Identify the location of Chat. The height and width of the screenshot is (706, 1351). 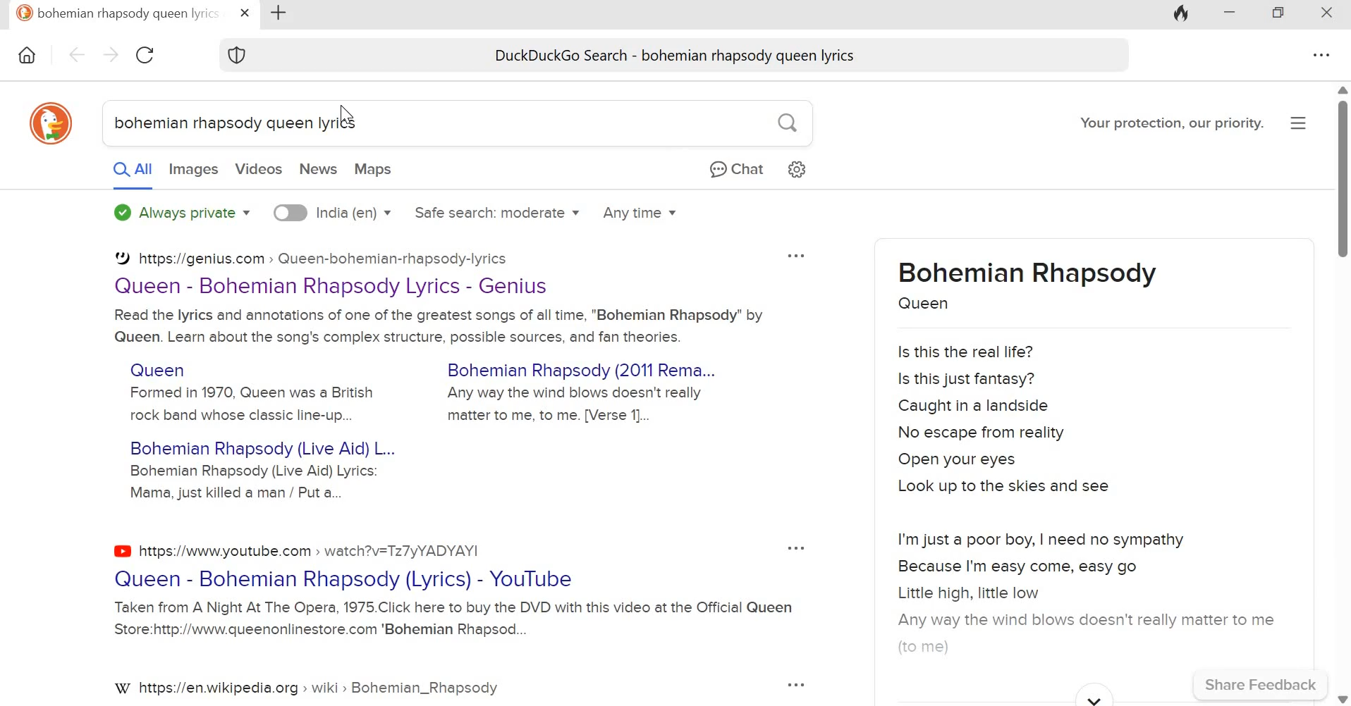
(738, 170).